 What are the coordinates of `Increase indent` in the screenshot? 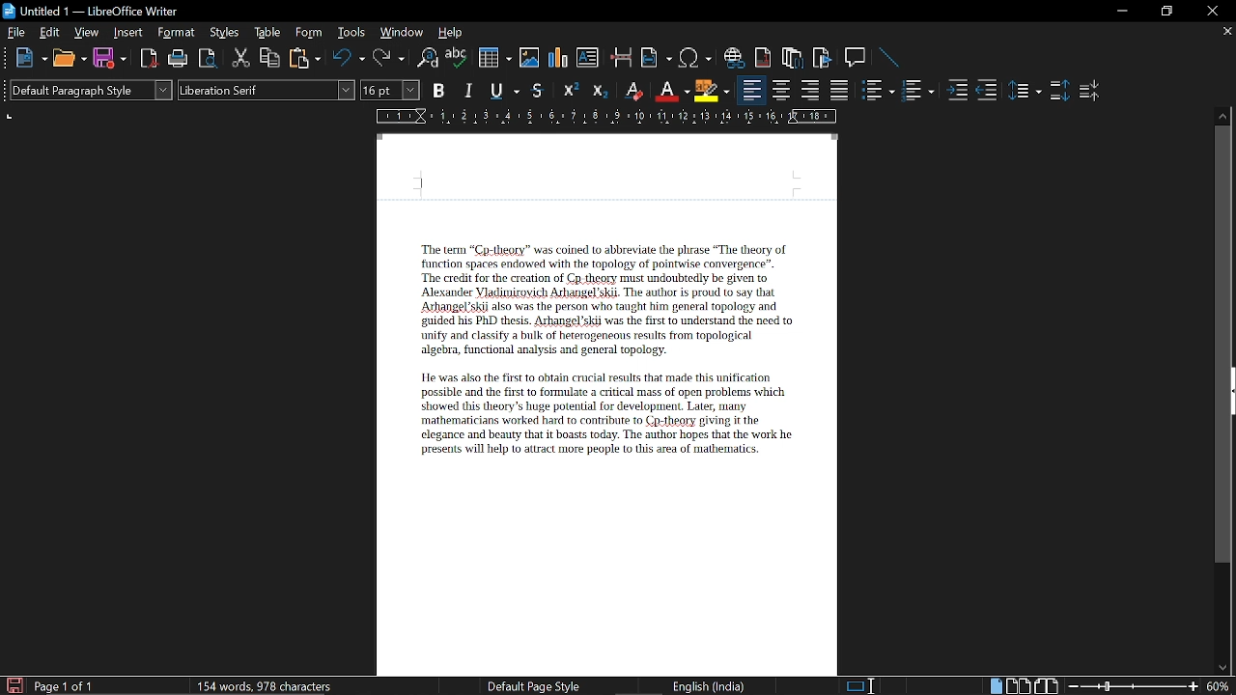 It's located at (956, 90).